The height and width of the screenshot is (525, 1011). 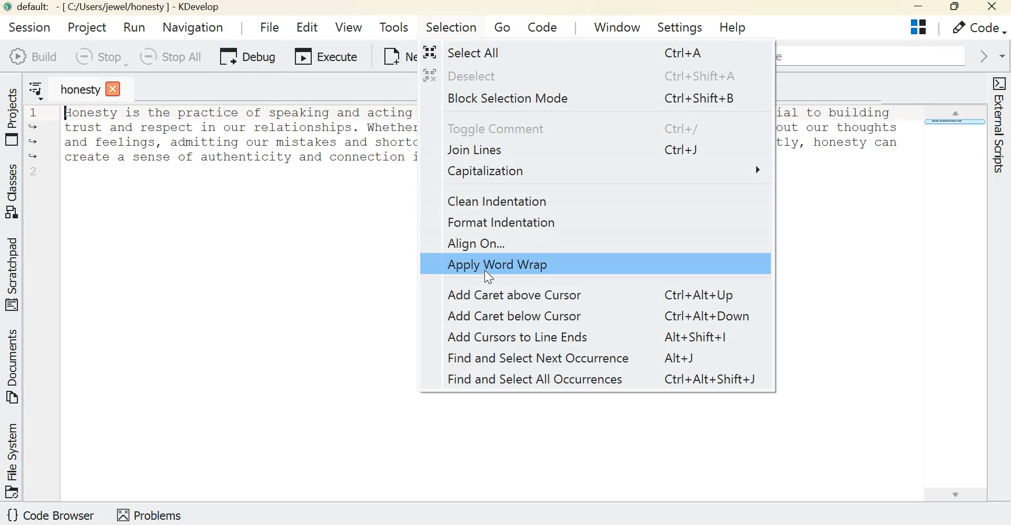 I want to click on Add caret above cursor, so click(x=597, y=296).